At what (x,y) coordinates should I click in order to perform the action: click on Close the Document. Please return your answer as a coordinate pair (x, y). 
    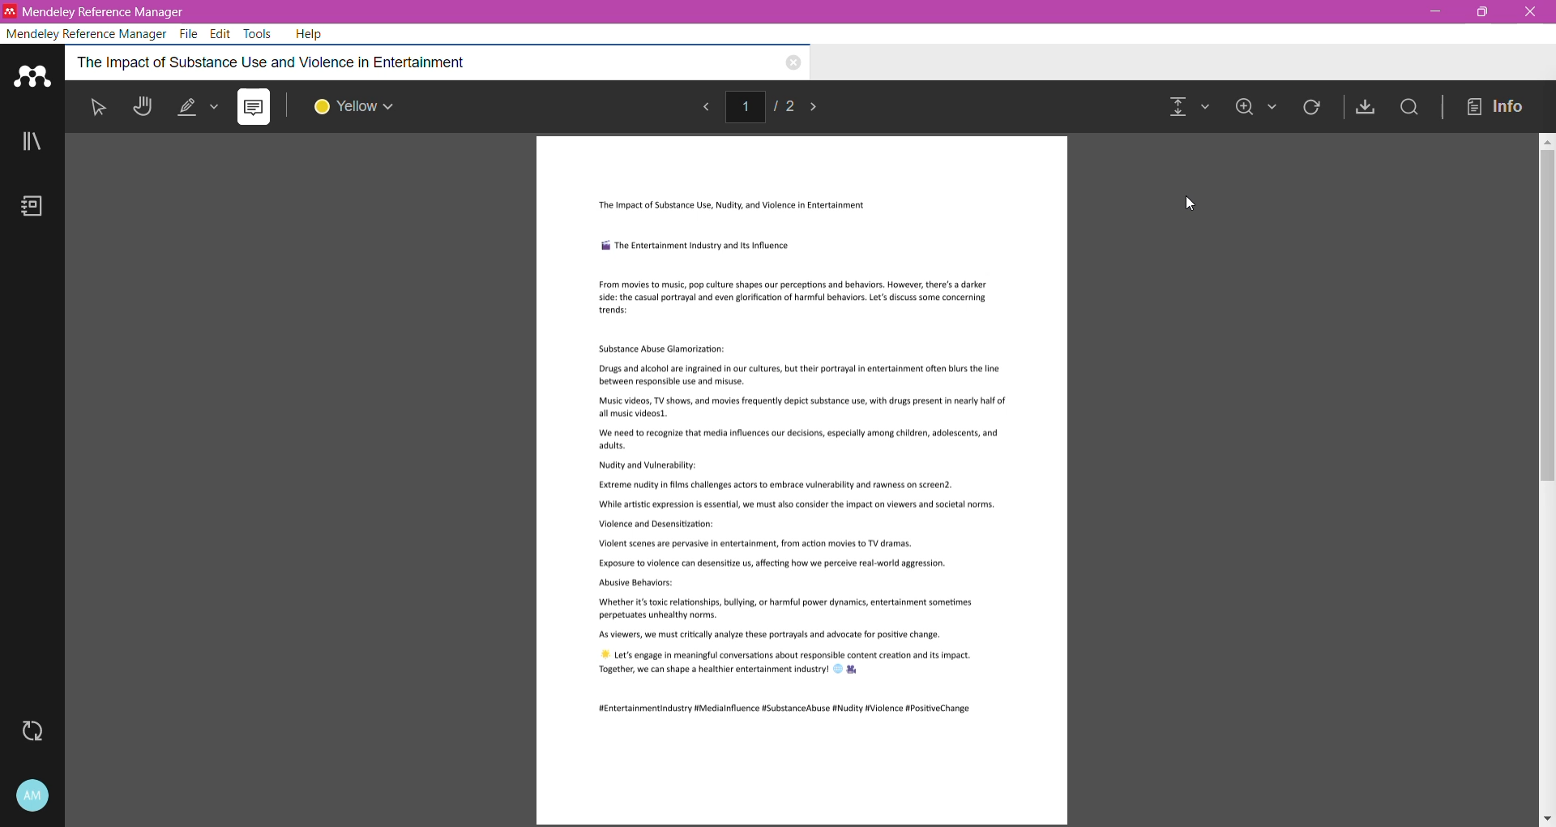
    Looking at the image, I should click on (793, 64).